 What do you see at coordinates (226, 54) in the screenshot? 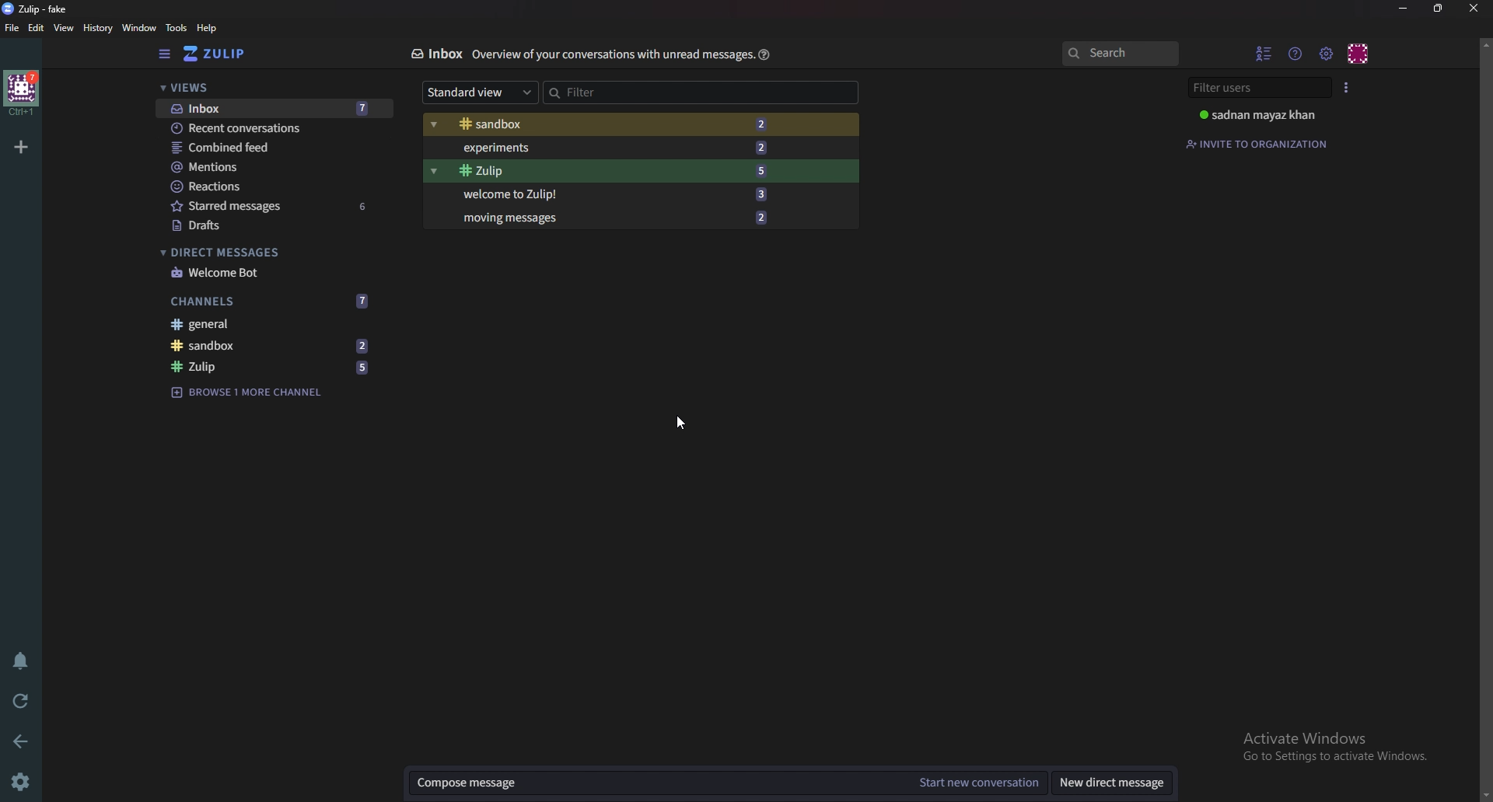
I see `Home view` at bounding box center [226, 54].